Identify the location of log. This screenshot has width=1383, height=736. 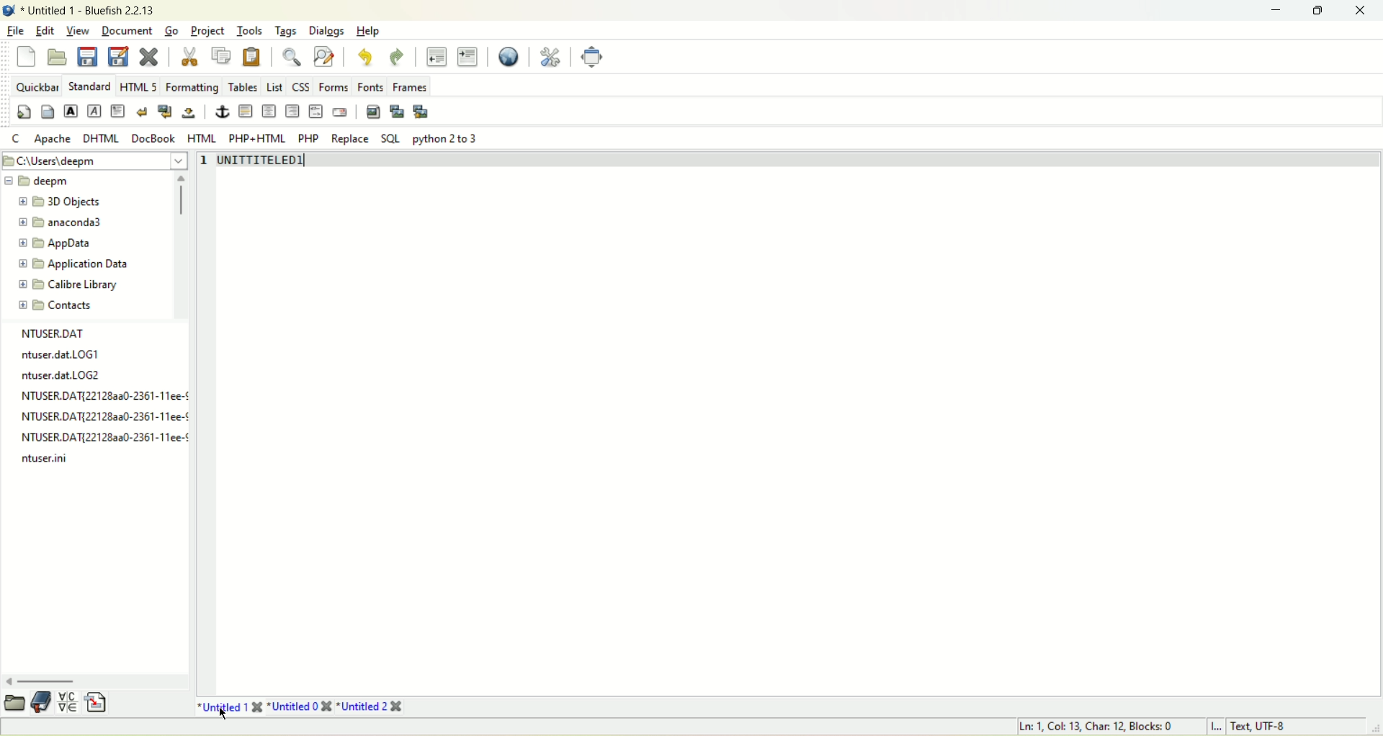
(46, 457).